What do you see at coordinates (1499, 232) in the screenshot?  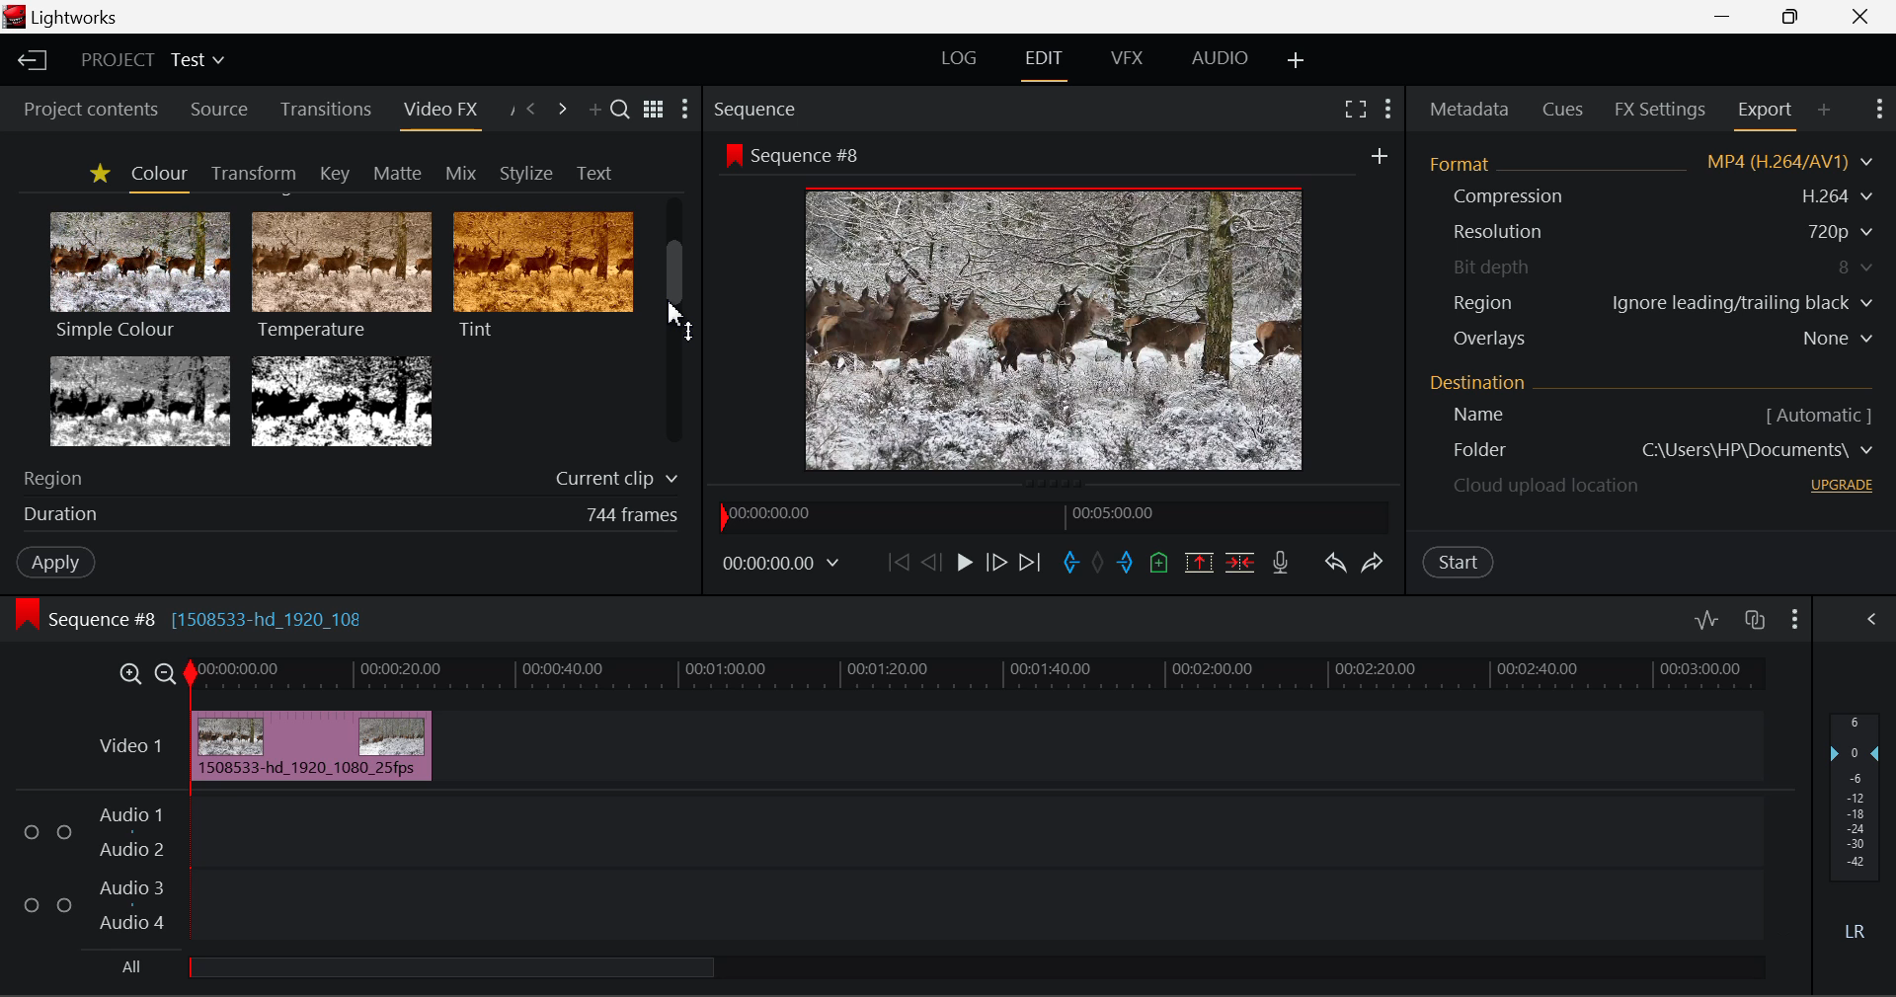 I see `Resolution` at bounding box center [1499, 232].